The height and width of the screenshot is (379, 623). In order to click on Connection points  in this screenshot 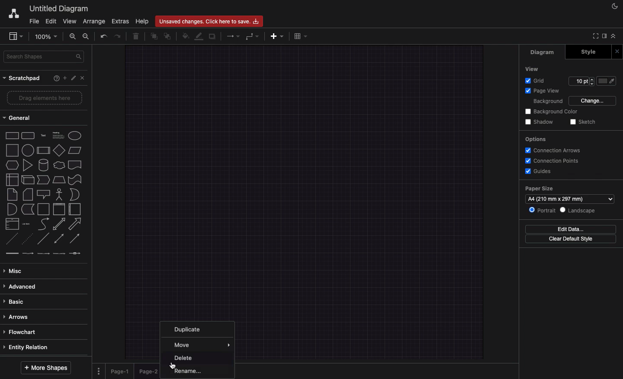, I will do `click(553, 161)`.